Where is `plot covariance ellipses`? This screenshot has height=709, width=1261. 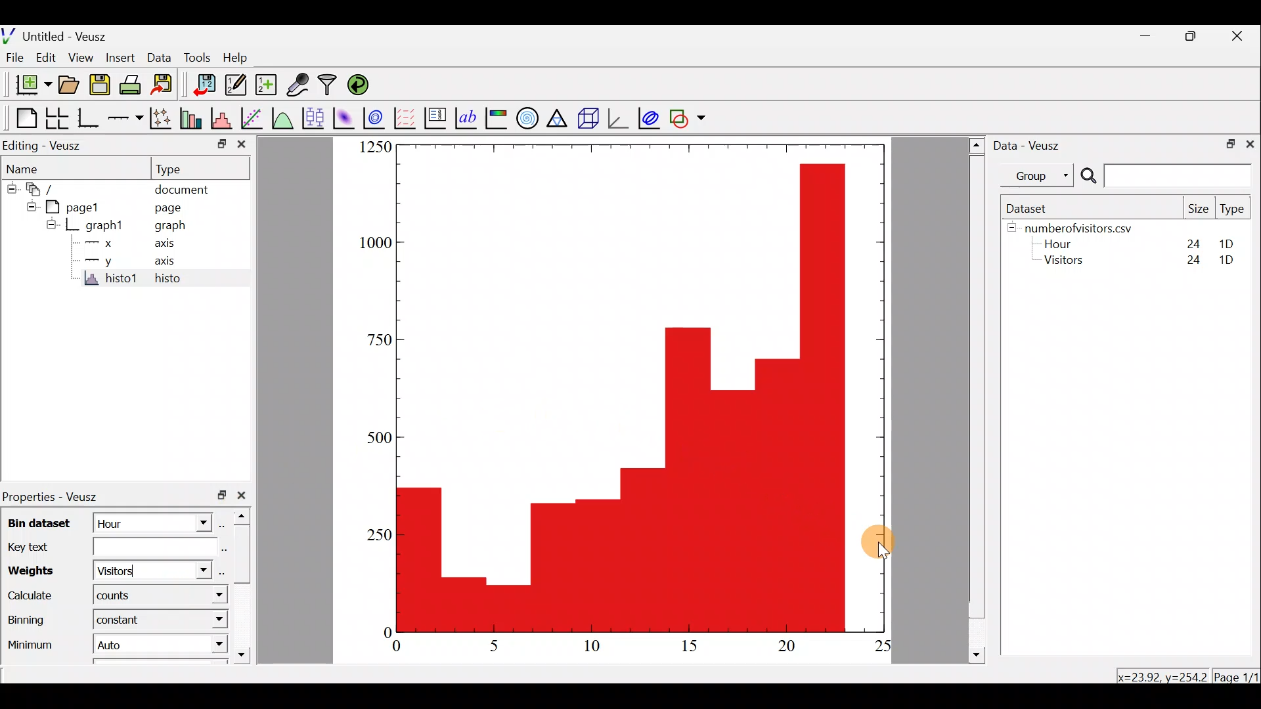 plot covariance ellipses is located at coordinates (647, 120).